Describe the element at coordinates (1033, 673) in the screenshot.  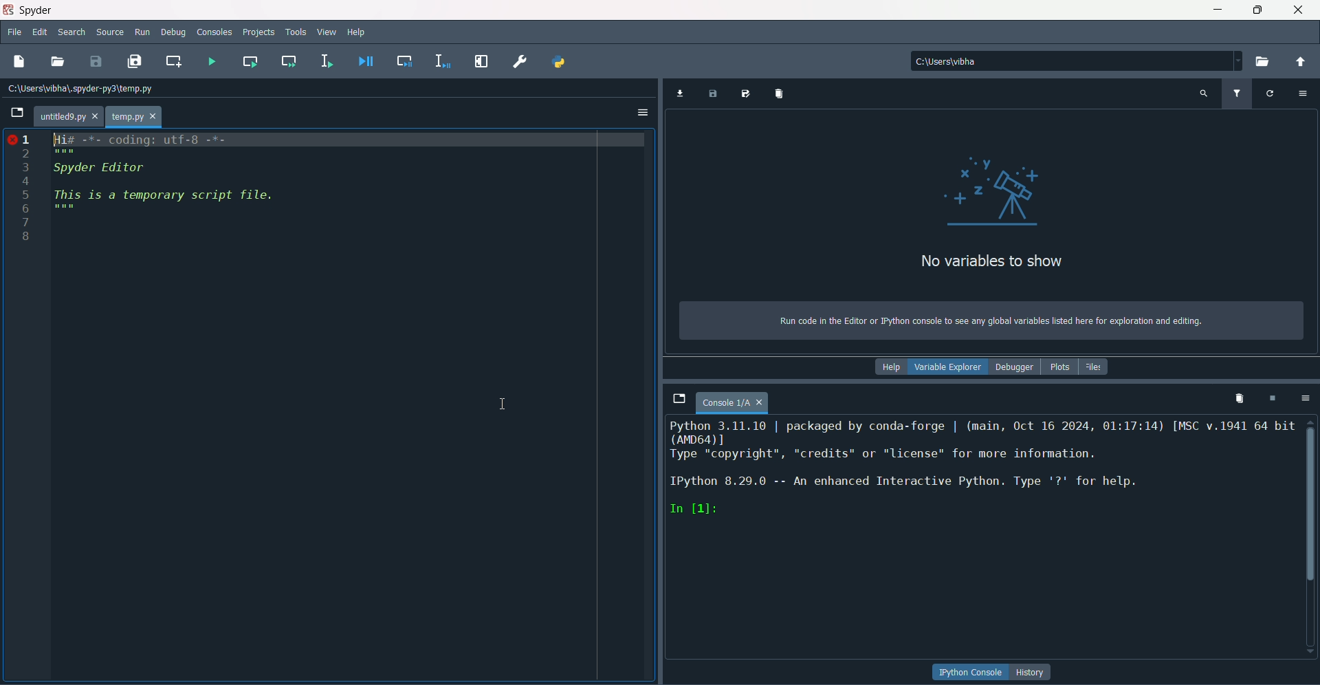
I see `history` at that location.